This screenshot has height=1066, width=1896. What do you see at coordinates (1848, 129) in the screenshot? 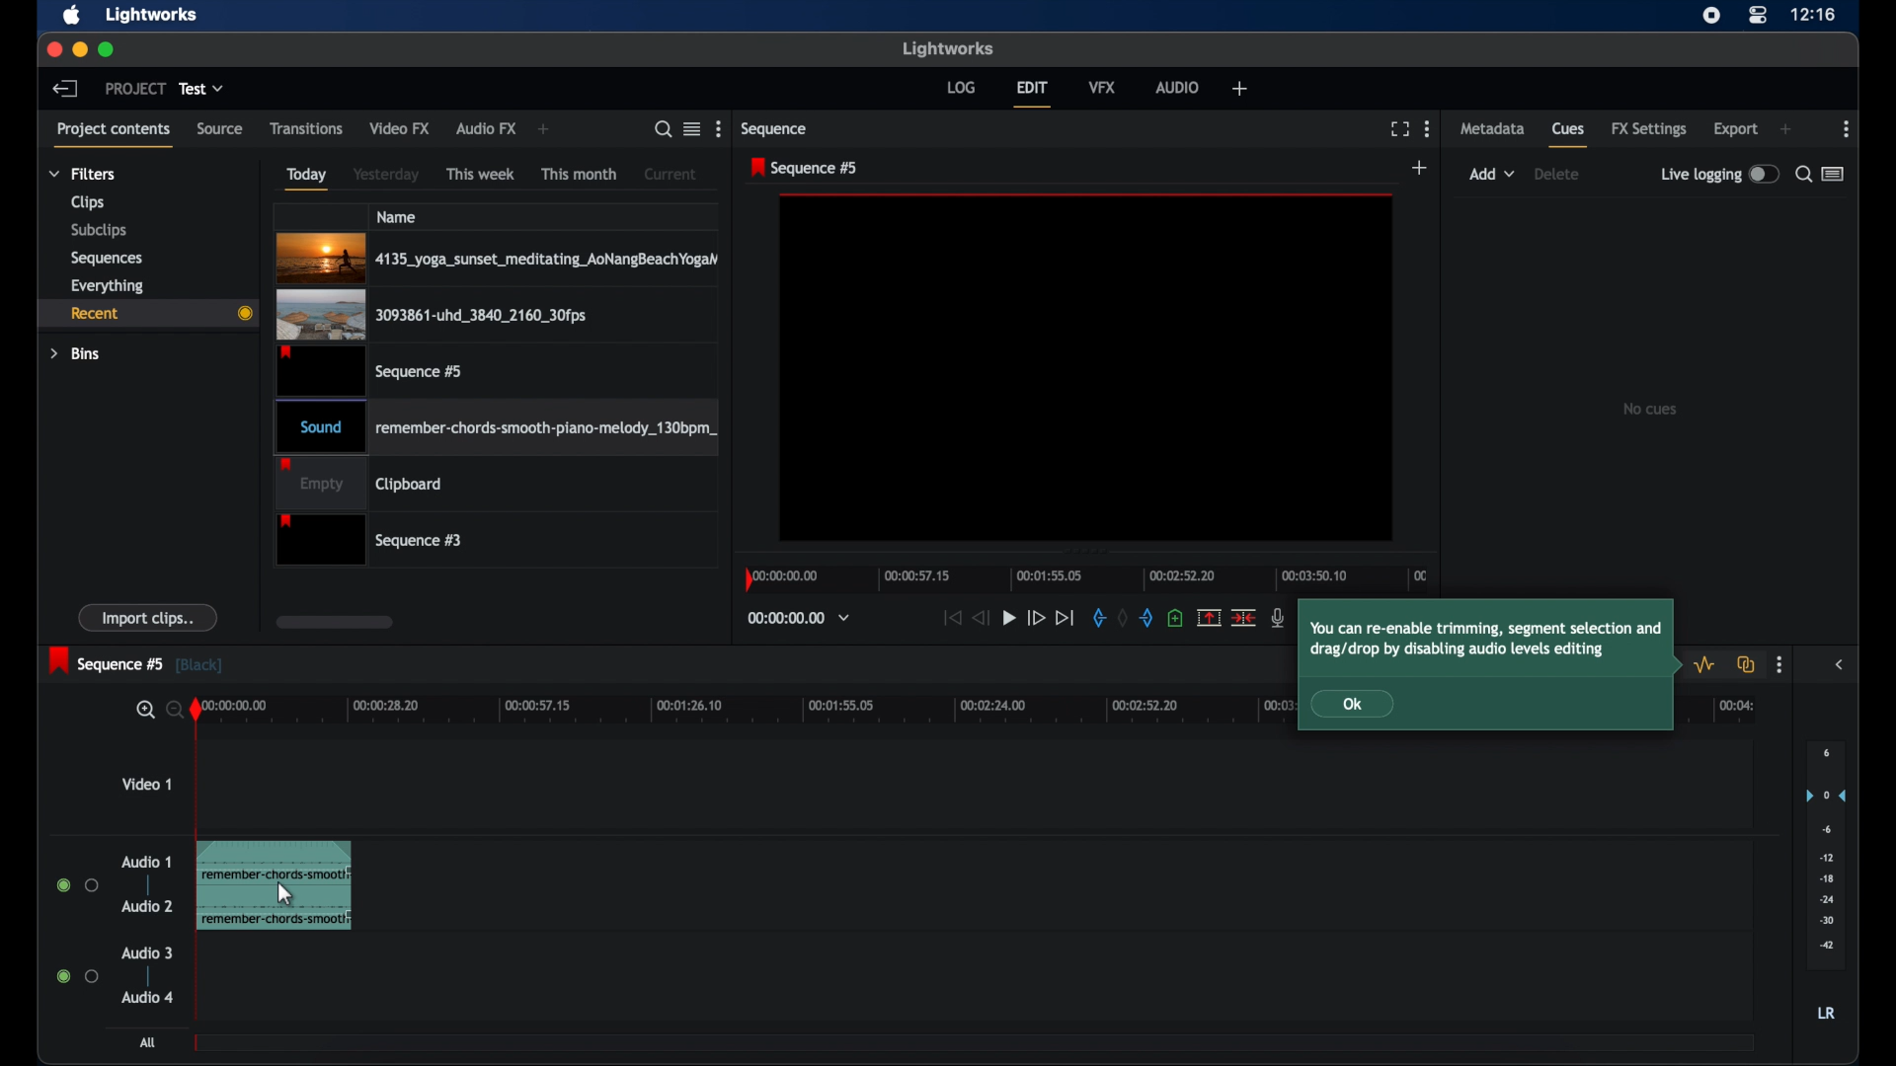
I see `more options` at bounding box center [1848, 129].